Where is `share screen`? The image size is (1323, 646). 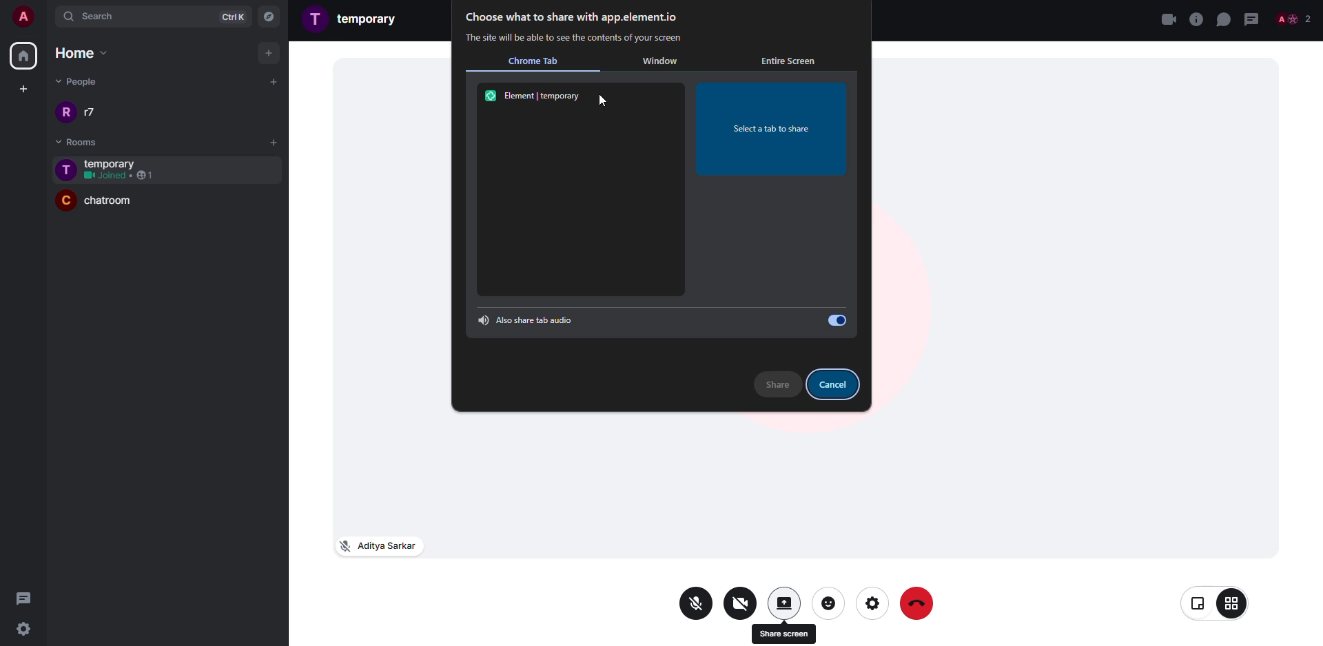
share screen is located at coordinates (783, 603).